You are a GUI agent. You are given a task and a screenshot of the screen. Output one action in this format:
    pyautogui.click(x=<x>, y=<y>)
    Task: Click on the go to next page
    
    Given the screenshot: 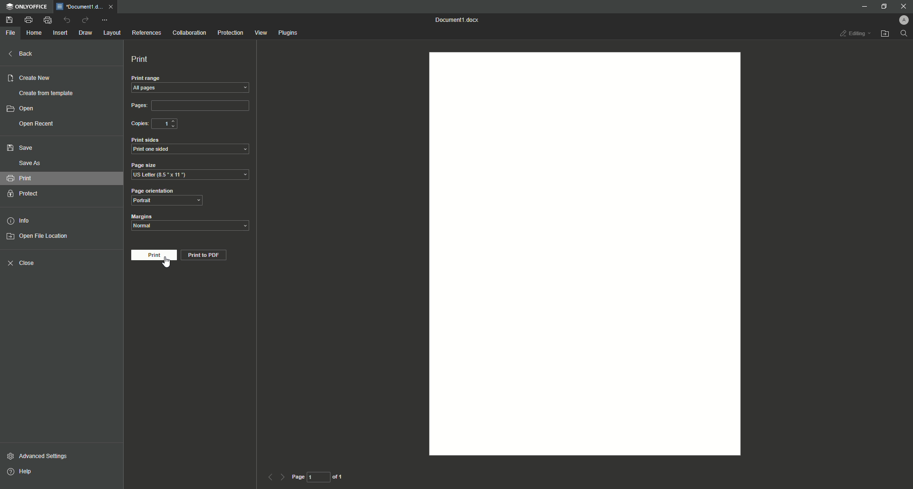 What is the action you would take?
    pyautogui.click(x=284, y=477)
    